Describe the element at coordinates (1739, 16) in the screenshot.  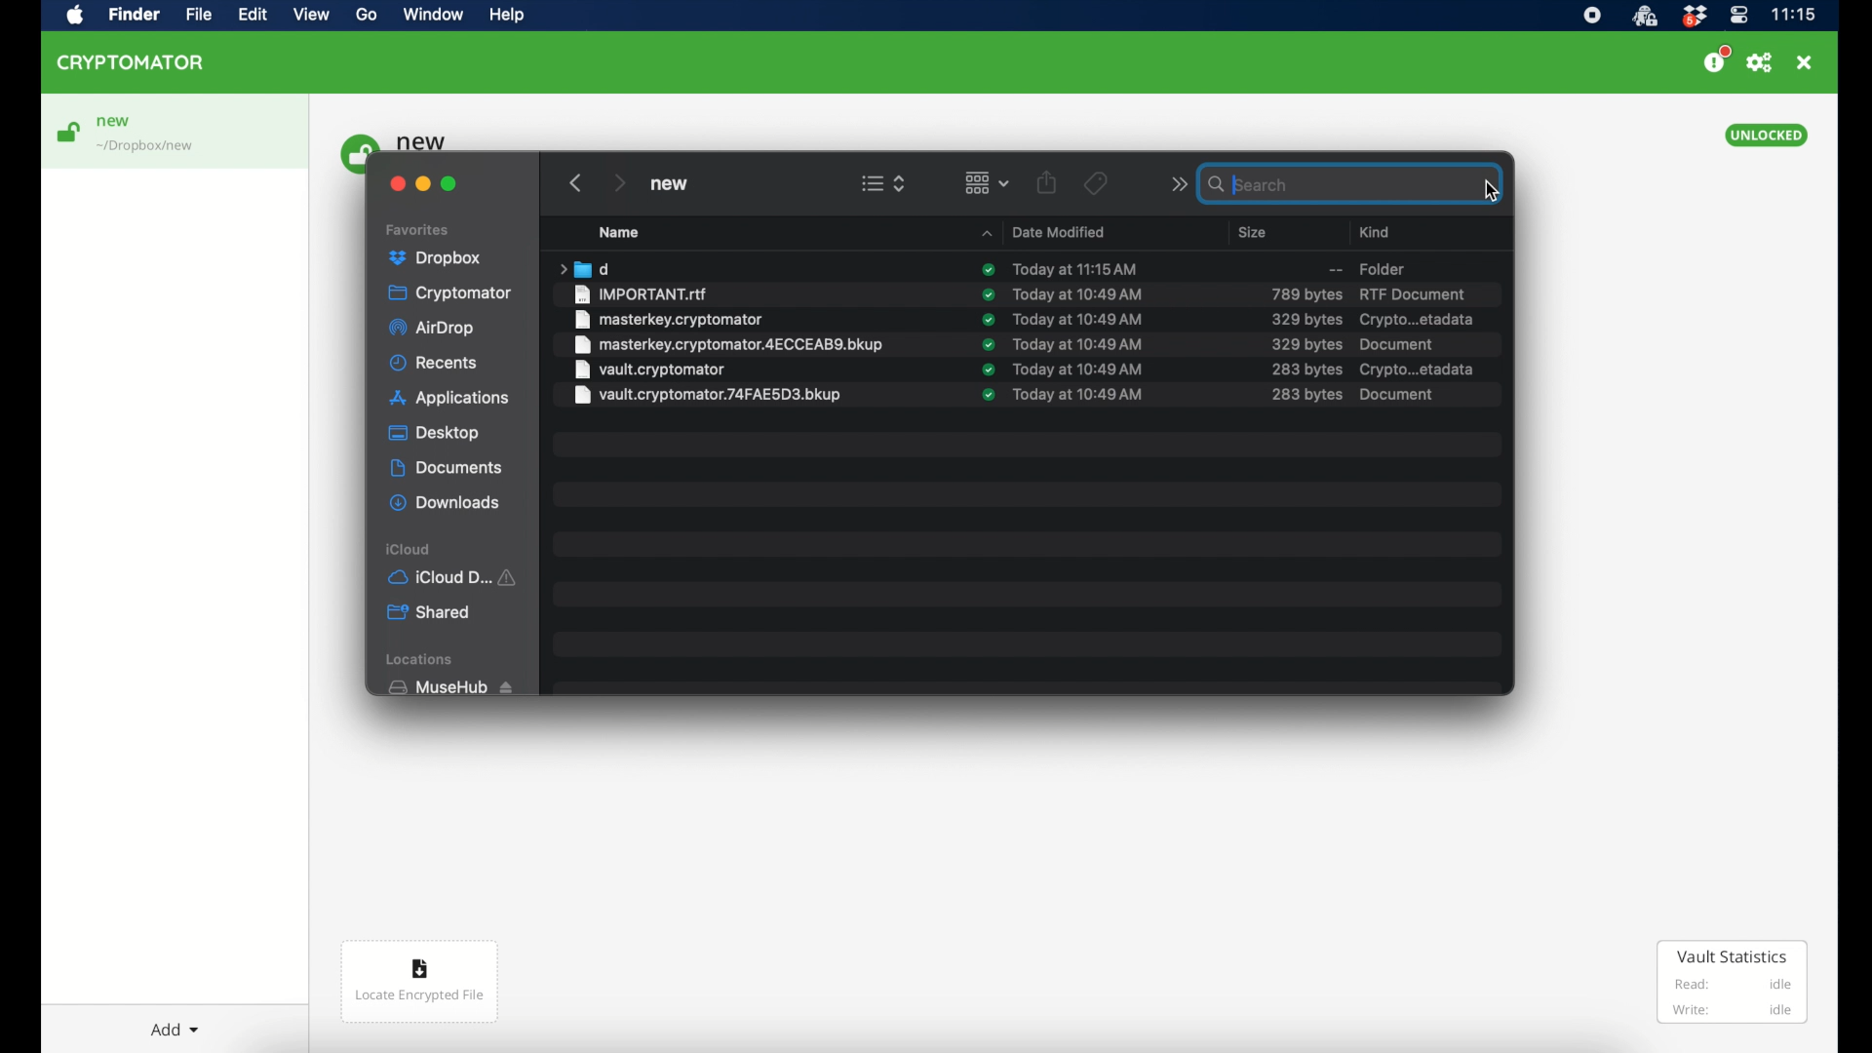
I see `control center` at that location.